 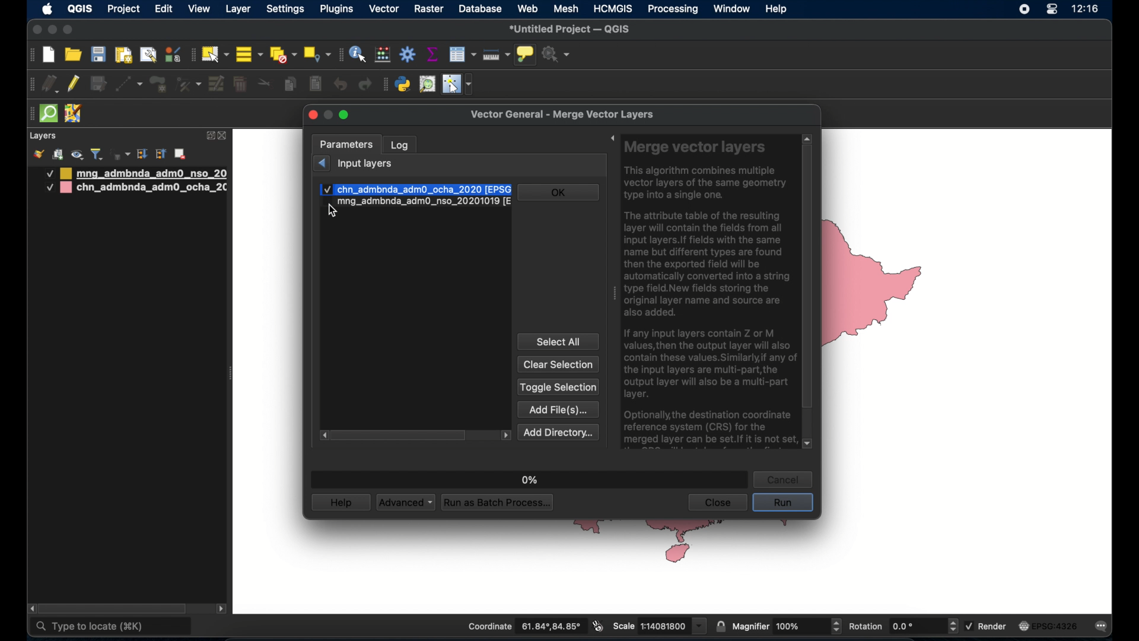 What do you see at coordinates (720, 625) in the screenshot?
I see `lock scale` at bounding box center [720, 625].